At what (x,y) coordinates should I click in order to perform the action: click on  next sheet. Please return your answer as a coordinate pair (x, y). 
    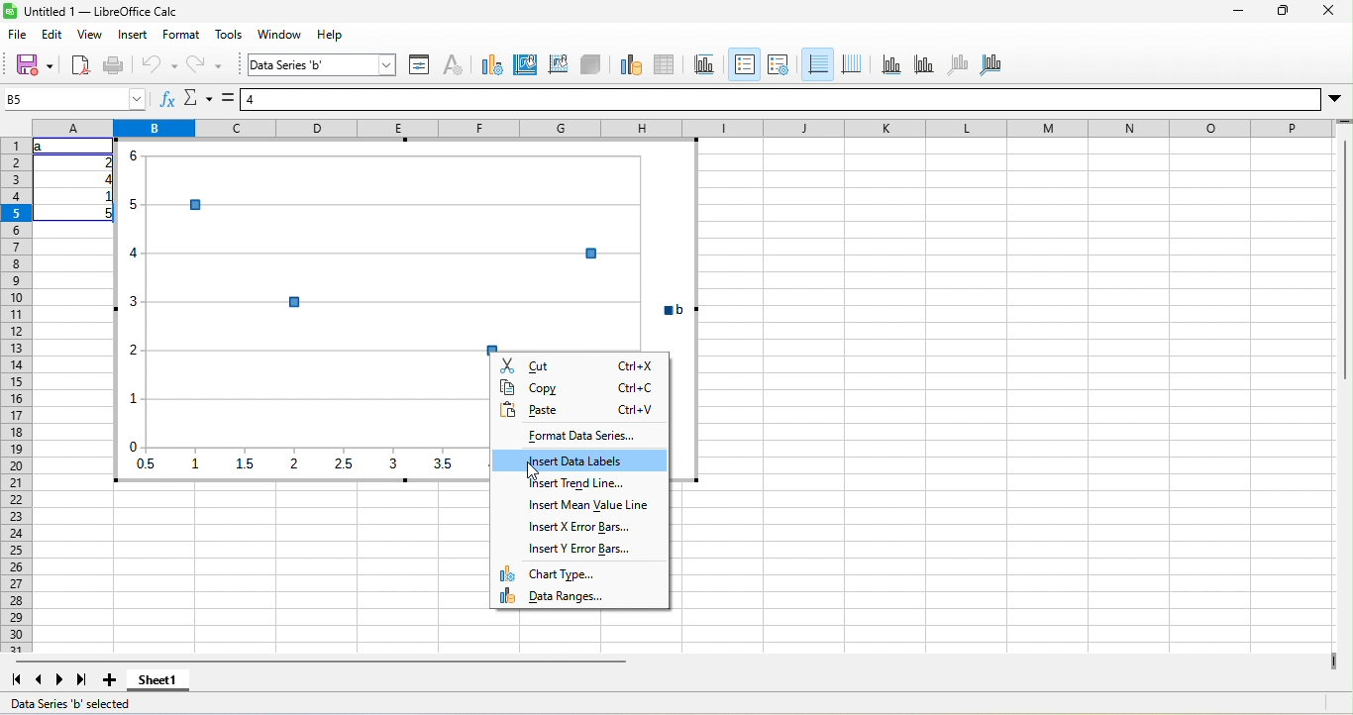
    Looking at the image, I should click on (60, 679).